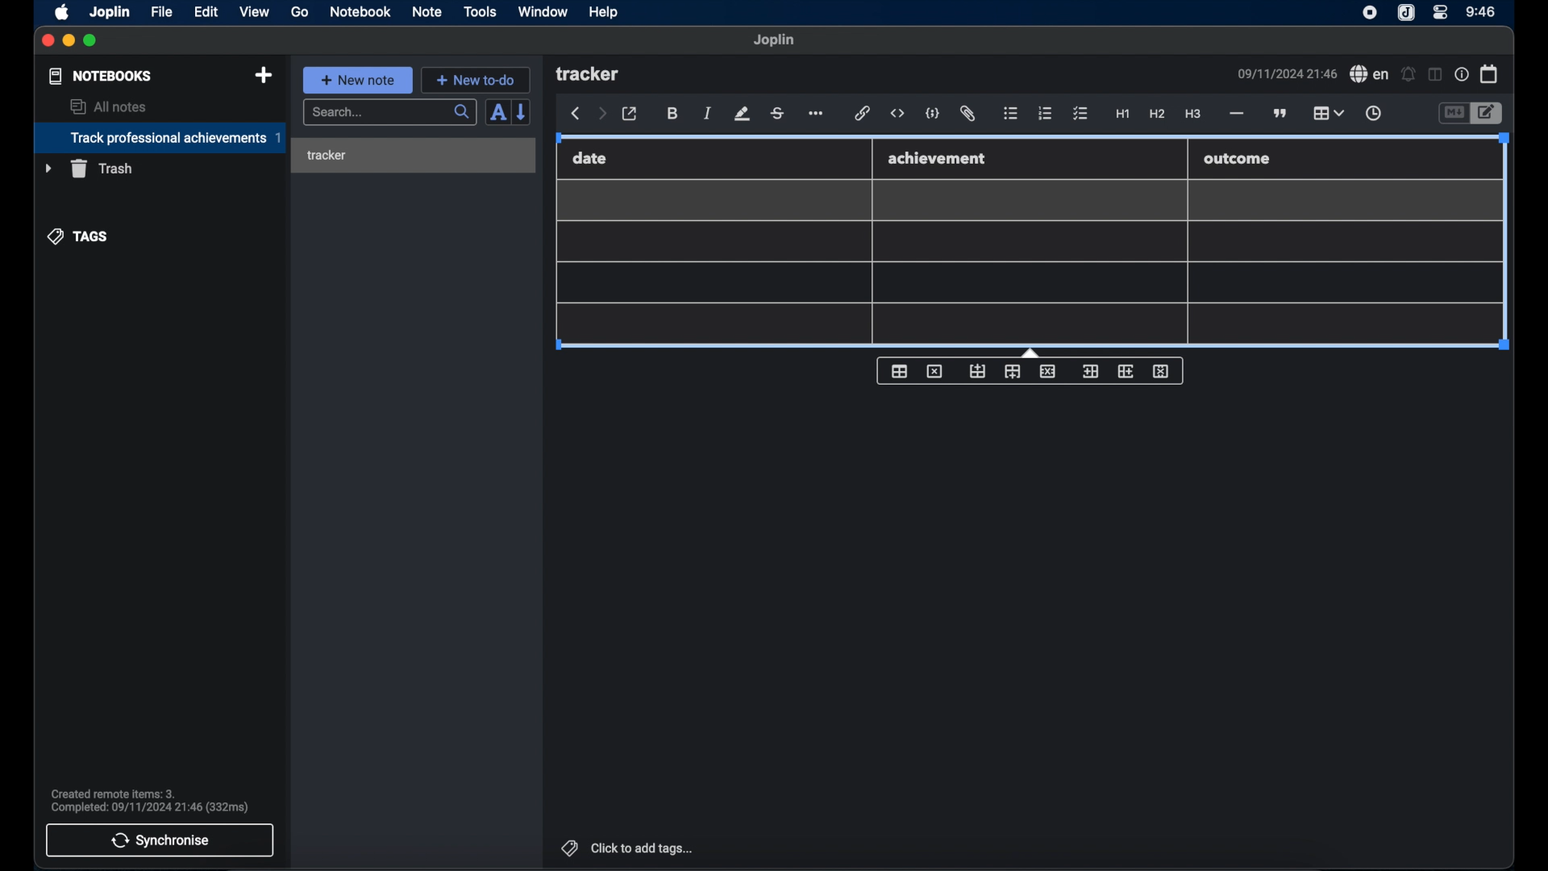 Image resolution: width=1548 pixels, height=871 pixels. What do you see at coordinates (1461, 74) in the screenshot?
I see `note properties` at bounding box center [1461, 74].